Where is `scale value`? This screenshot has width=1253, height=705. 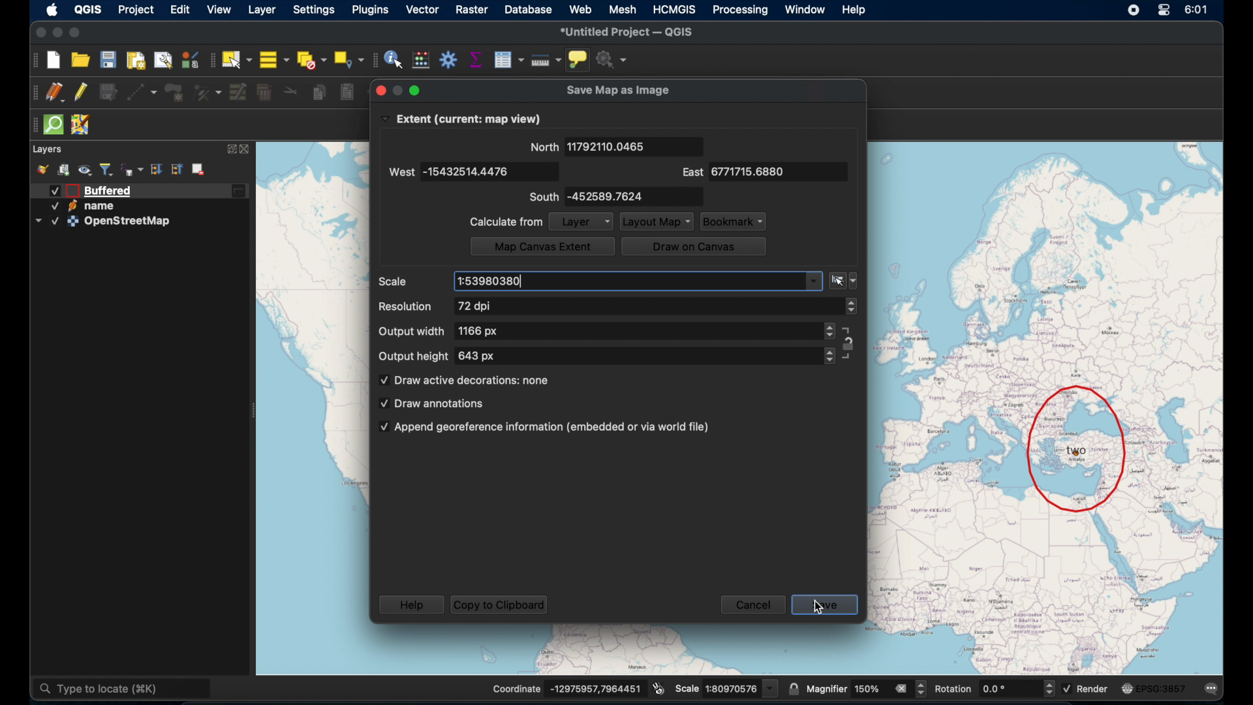 scale value is located at coordinates (741, 687).